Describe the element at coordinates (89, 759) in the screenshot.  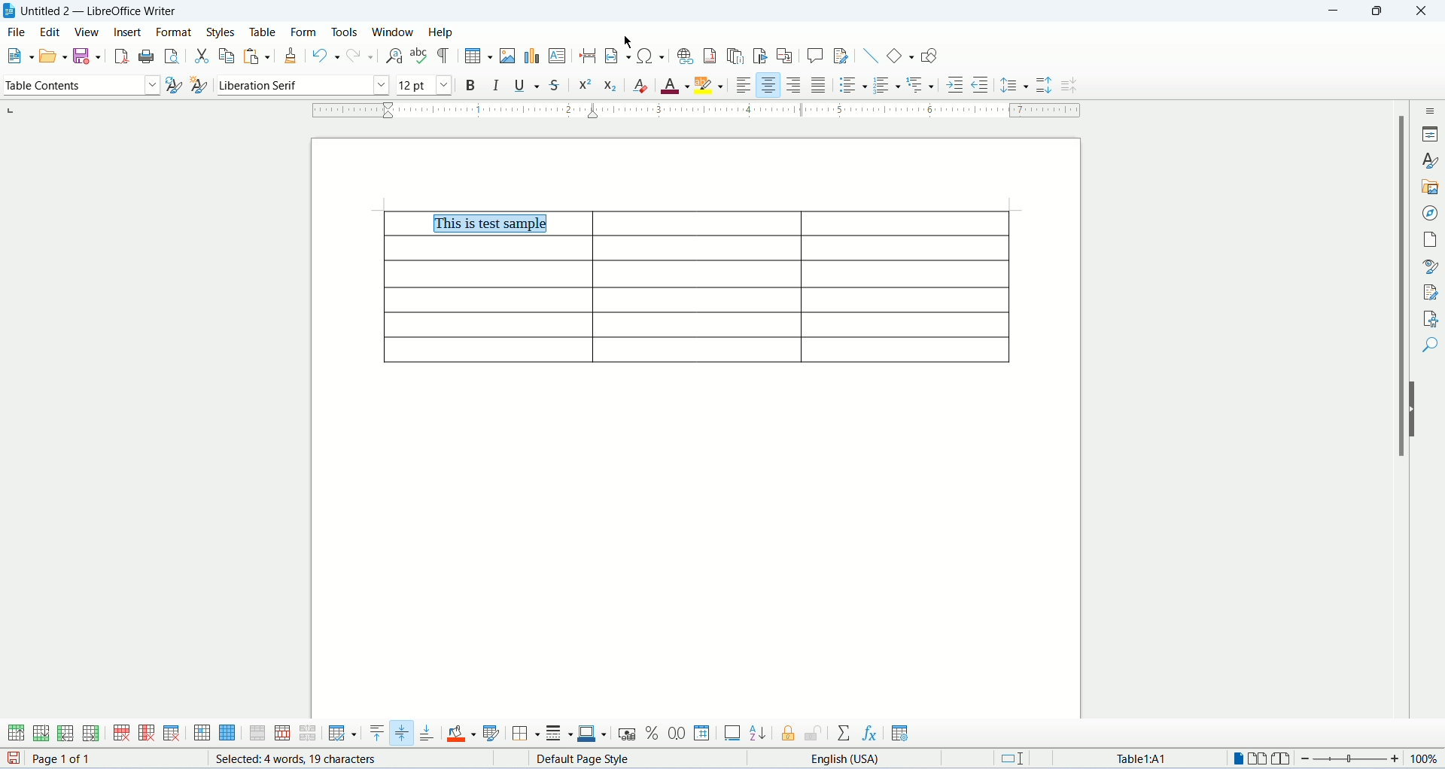
I see `page count` at that location.